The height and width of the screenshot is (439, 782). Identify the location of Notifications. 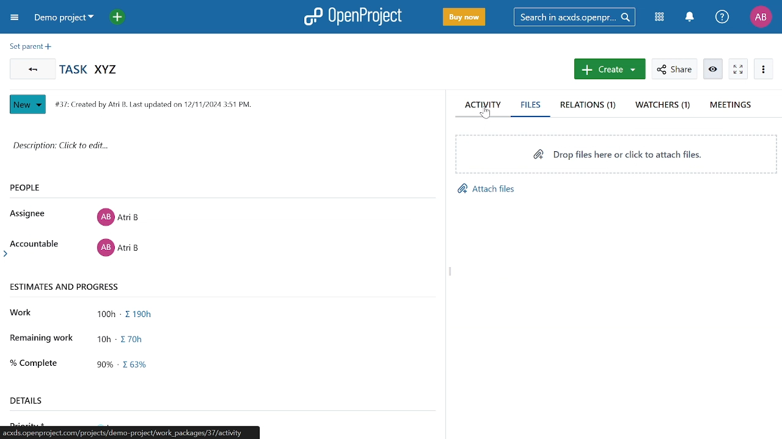
(690, 18).